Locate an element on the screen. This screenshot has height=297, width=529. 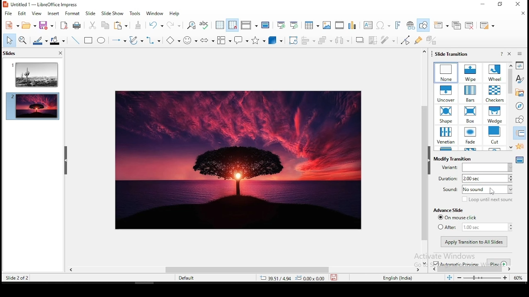
slide transition is located at coordinates (520, 134).